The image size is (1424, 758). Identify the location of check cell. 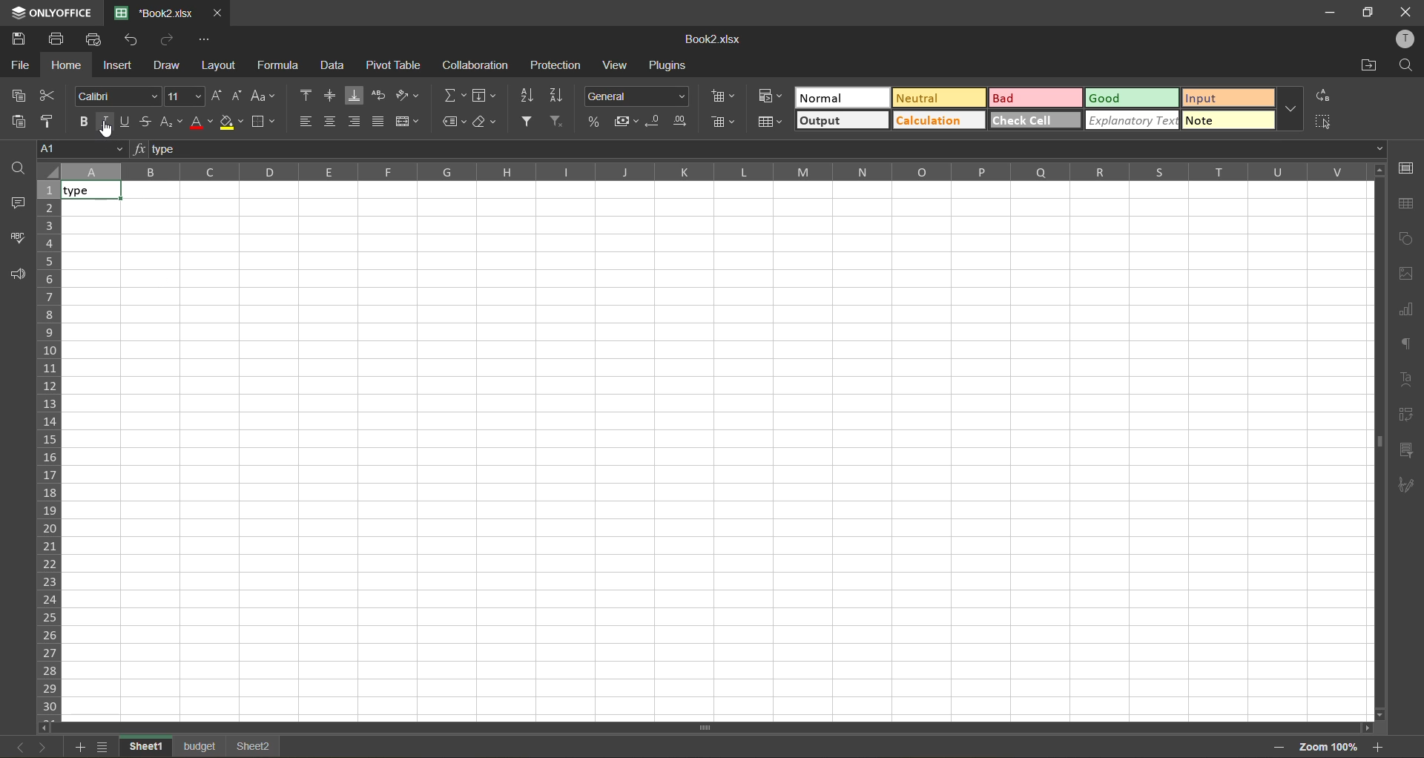
(1035, 119).